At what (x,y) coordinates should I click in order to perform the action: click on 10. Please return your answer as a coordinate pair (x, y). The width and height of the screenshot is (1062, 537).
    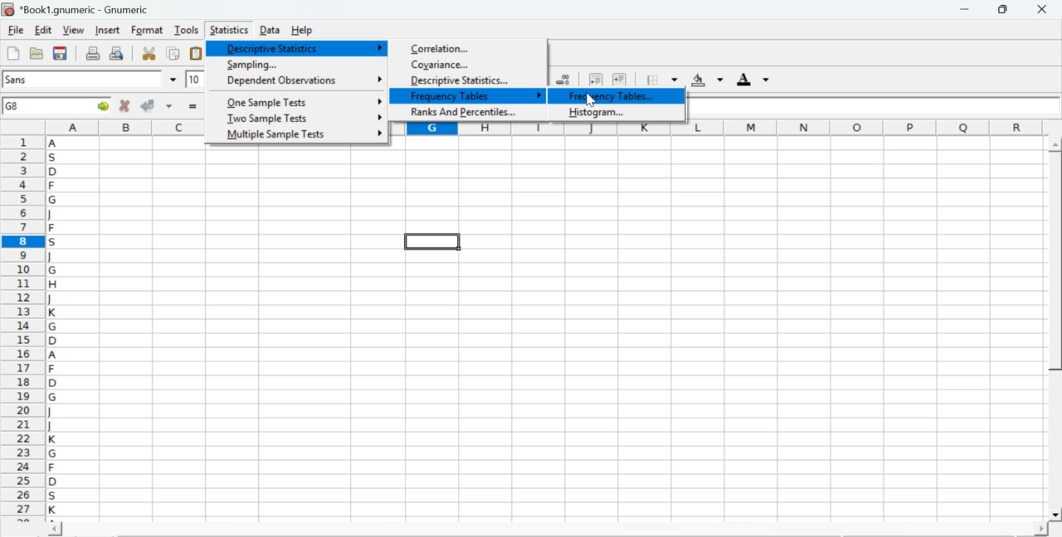
    Looking at the image, I should click on (195, 80).